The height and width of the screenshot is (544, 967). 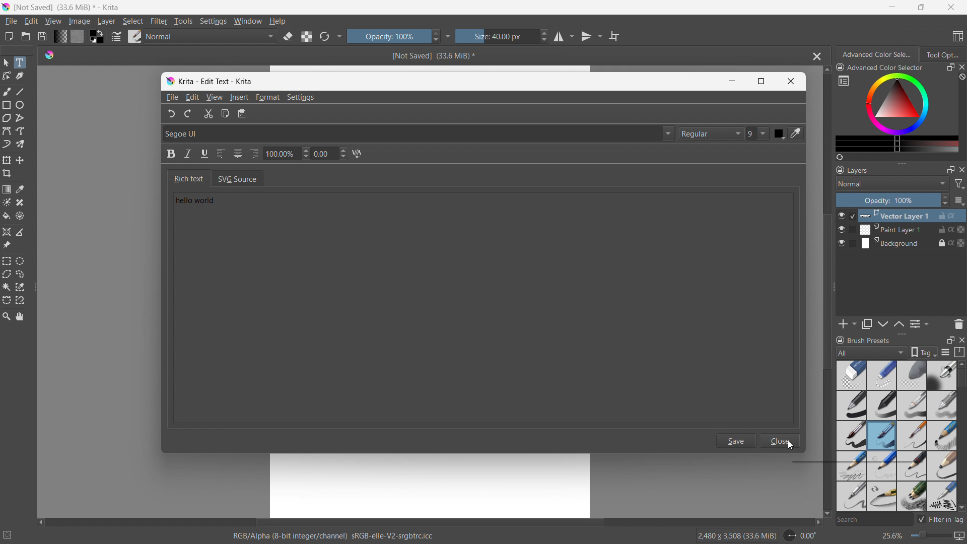 What do you see at coordinates (920, 7) in the screenshot?
I see `maximize` at bounding box center [920, 7].